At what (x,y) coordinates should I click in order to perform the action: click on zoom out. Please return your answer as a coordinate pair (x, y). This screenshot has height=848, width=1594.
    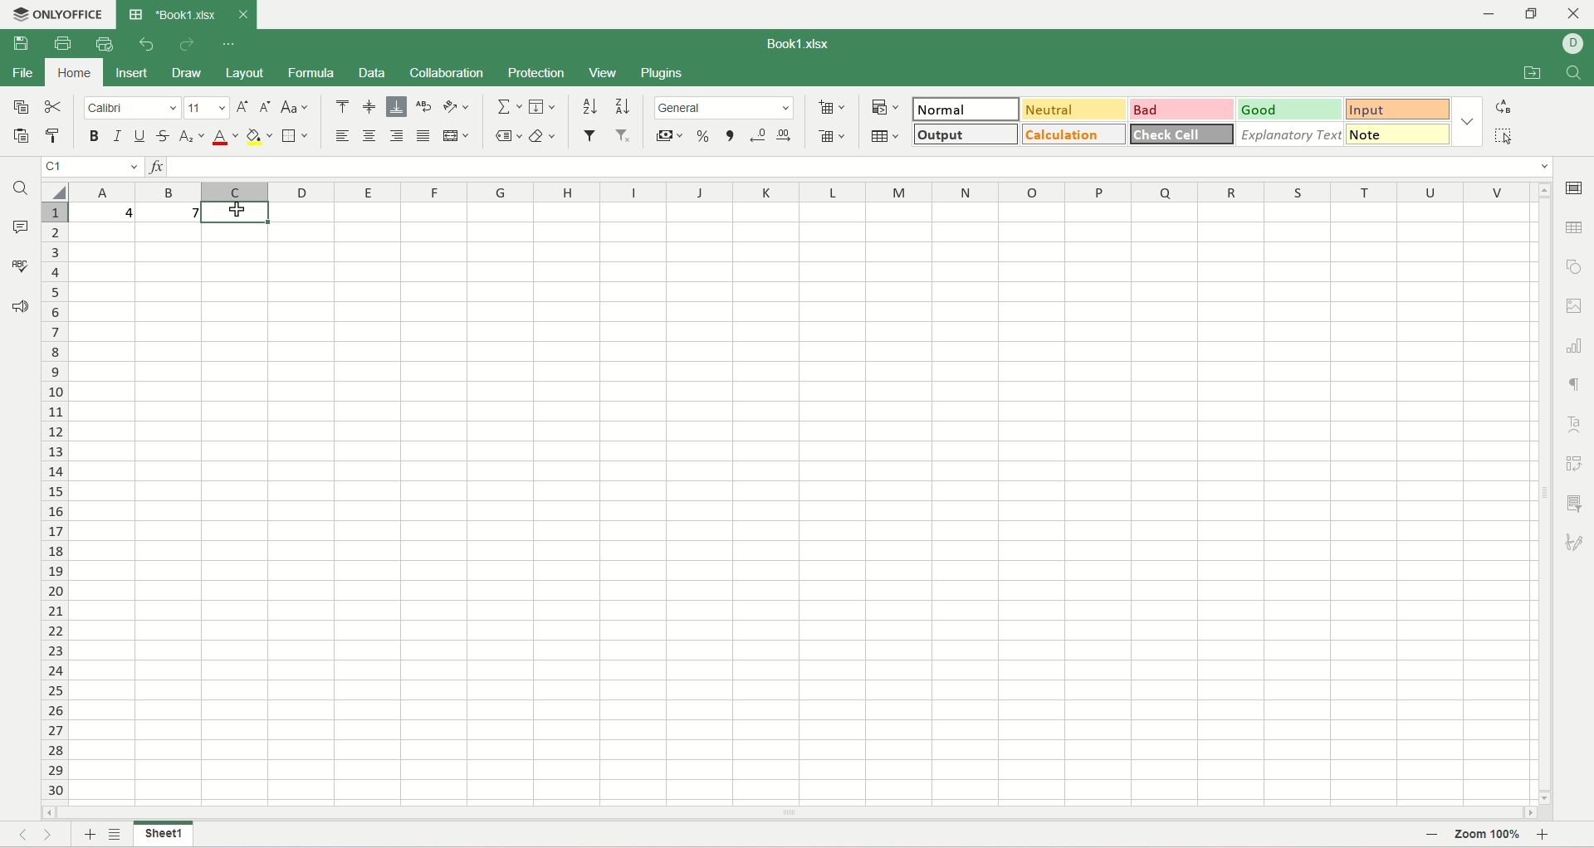
    Looking at the image, I should click on (1428, 836).